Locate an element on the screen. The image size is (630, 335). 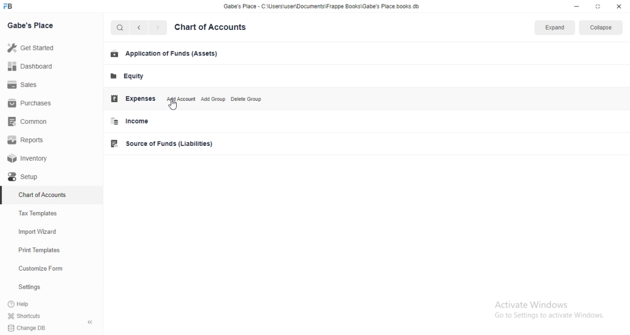
Equity is located at coordinates (132, 77).